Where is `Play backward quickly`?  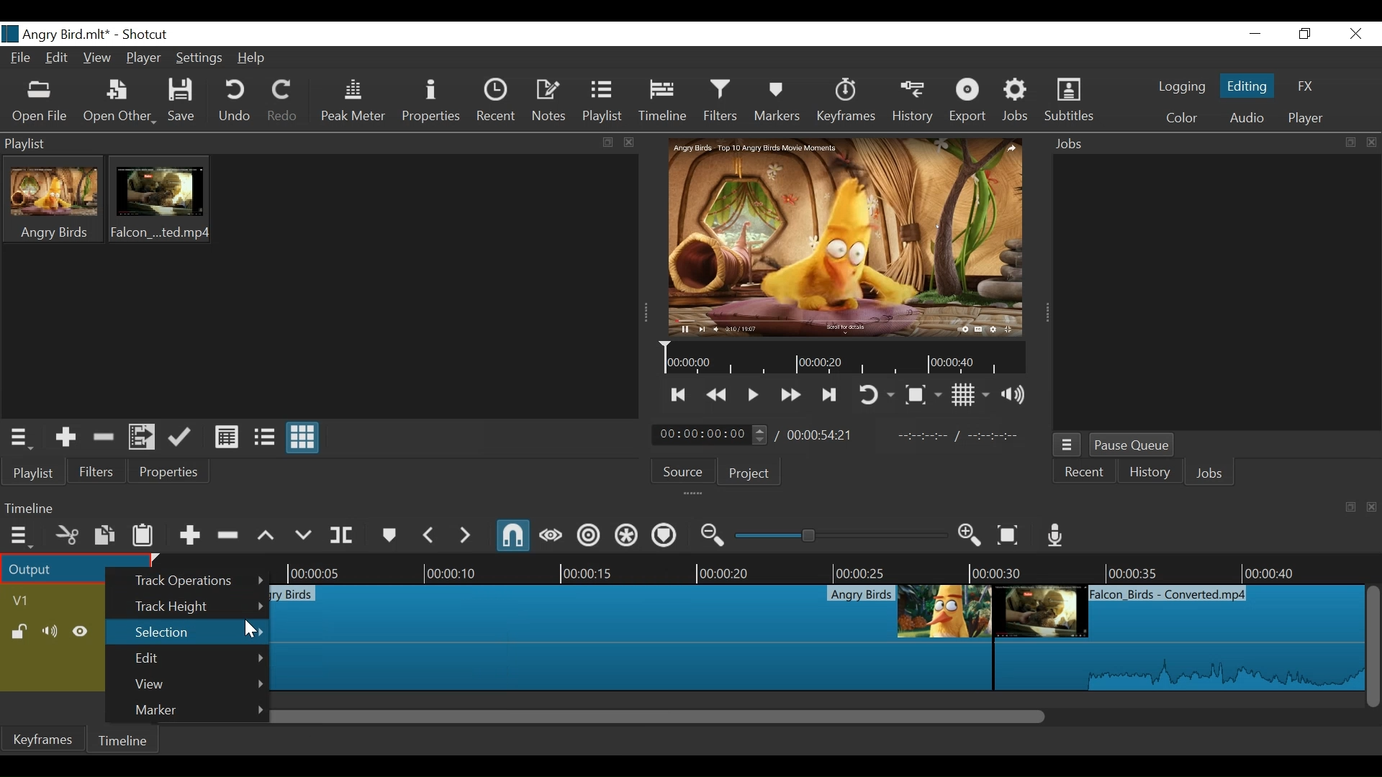 Play backward quickly is located at coordinates (718, 396).